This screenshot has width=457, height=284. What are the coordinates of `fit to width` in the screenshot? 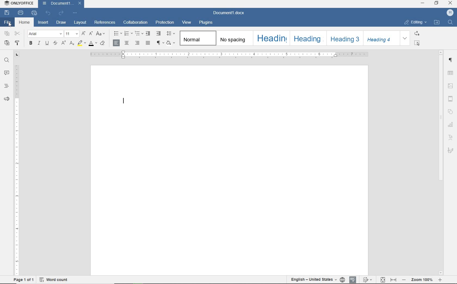 It's located at (393, 280).